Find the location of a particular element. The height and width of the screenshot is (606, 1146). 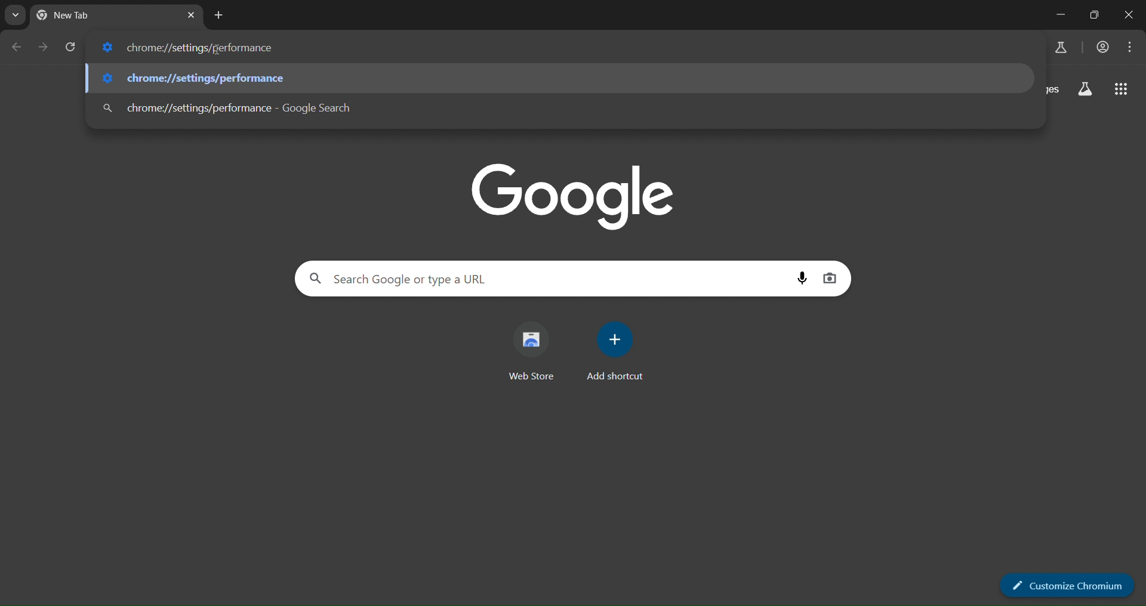

account is located at coordinates (1104, 45).